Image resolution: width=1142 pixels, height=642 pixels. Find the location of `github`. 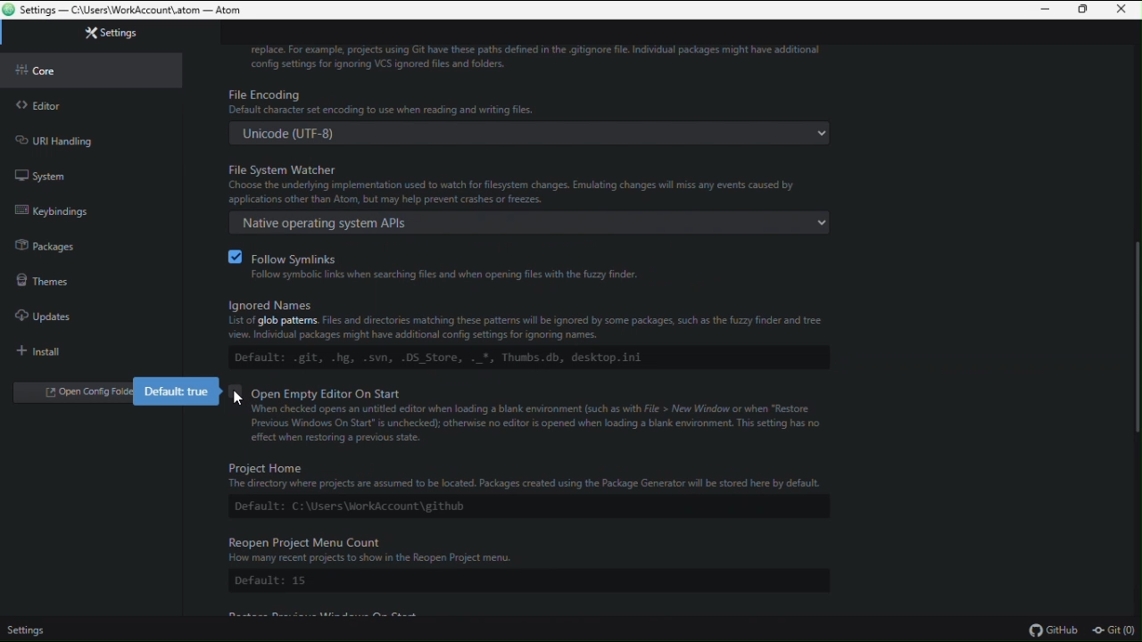

github is located at coordinates (1059, 631).